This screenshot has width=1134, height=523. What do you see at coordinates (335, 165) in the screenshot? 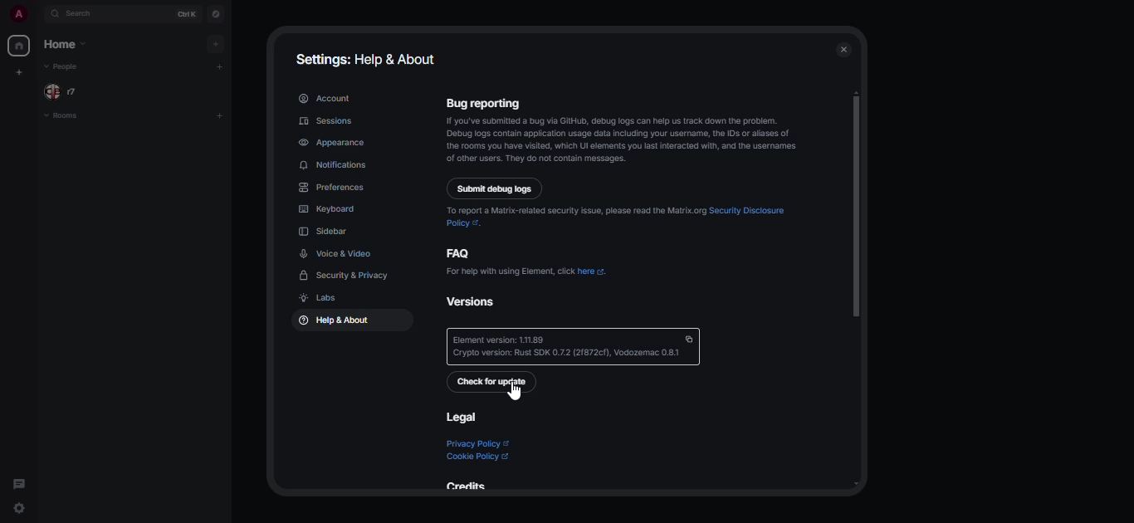
I see `notifications` at bounding box center [335, 165].